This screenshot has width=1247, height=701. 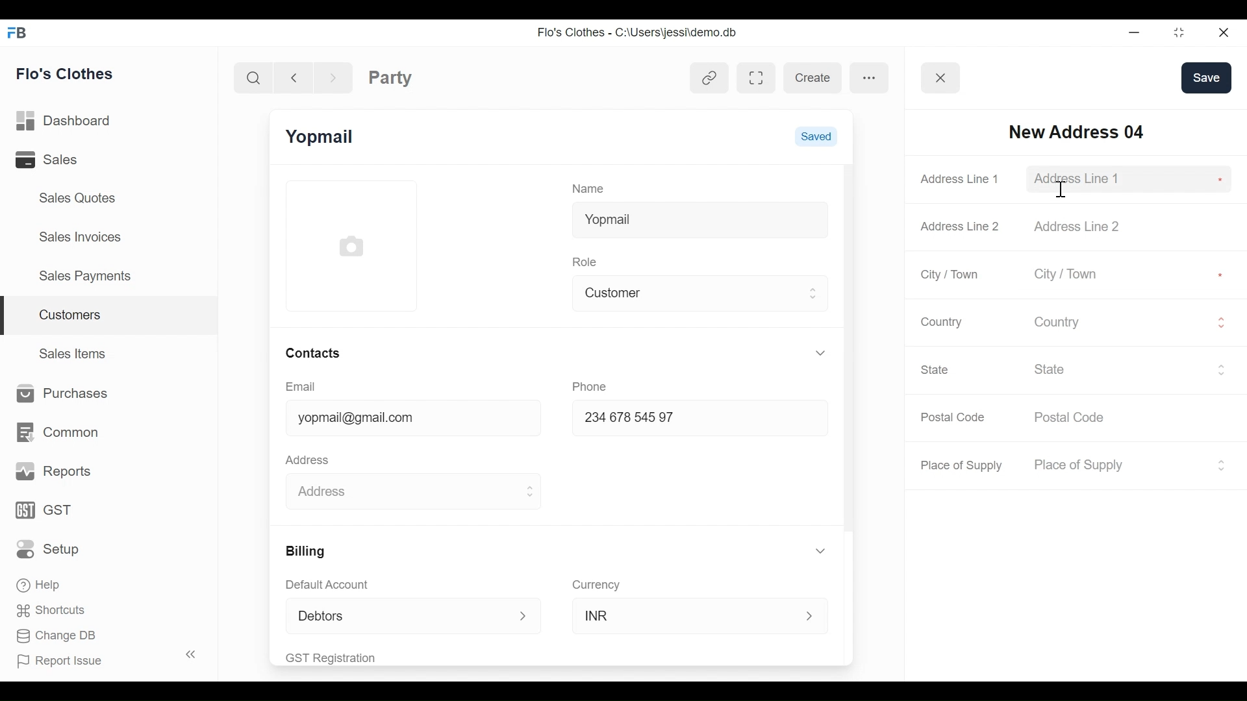 I want to click on Address Line 1, so click(x=961, y=178).